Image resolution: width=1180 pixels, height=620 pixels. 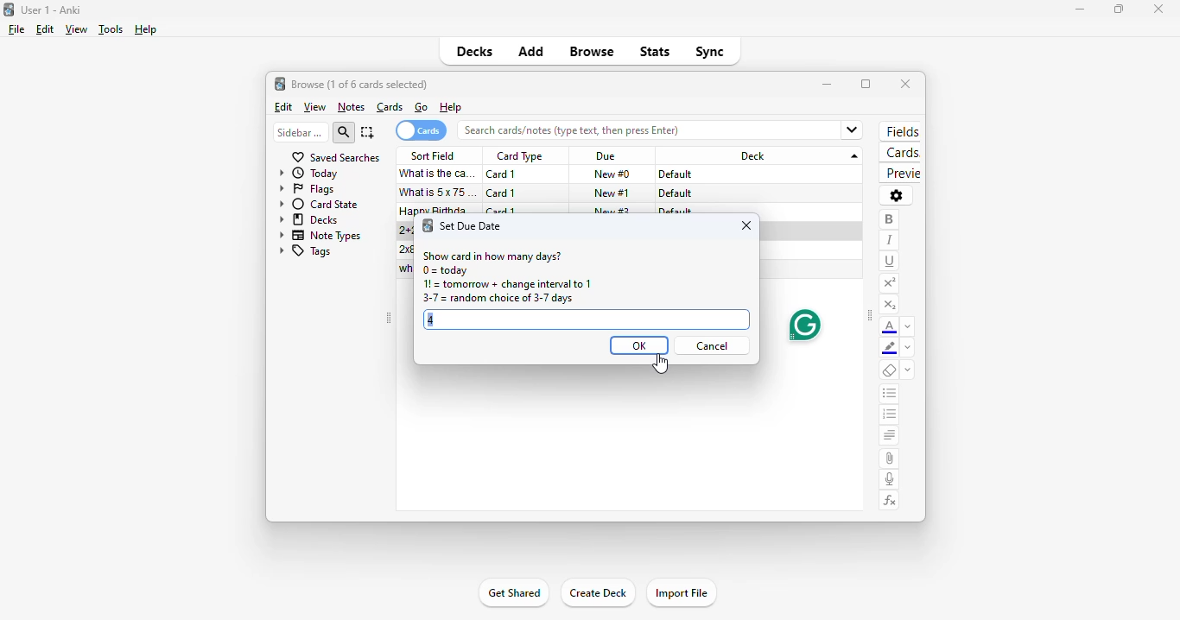 I want to click on default, so click(x=676, y=174).